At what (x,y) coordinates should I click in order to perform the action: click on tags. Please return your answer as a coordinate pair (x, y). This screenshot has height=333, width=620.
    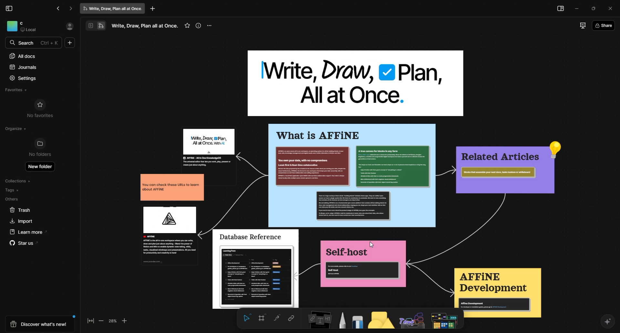
    Looking at the image, I should click on (12, 190).